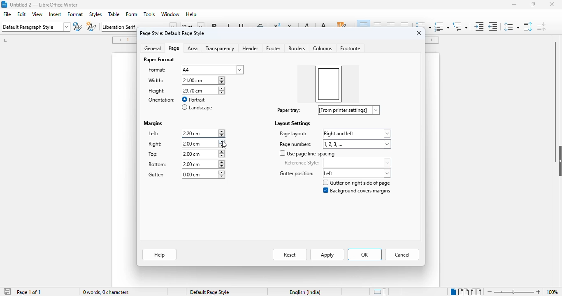 This screenshot has width=562, height=296. Describe the element at coordinates (378, 24) in the screenshot. I see `align center` at that location.